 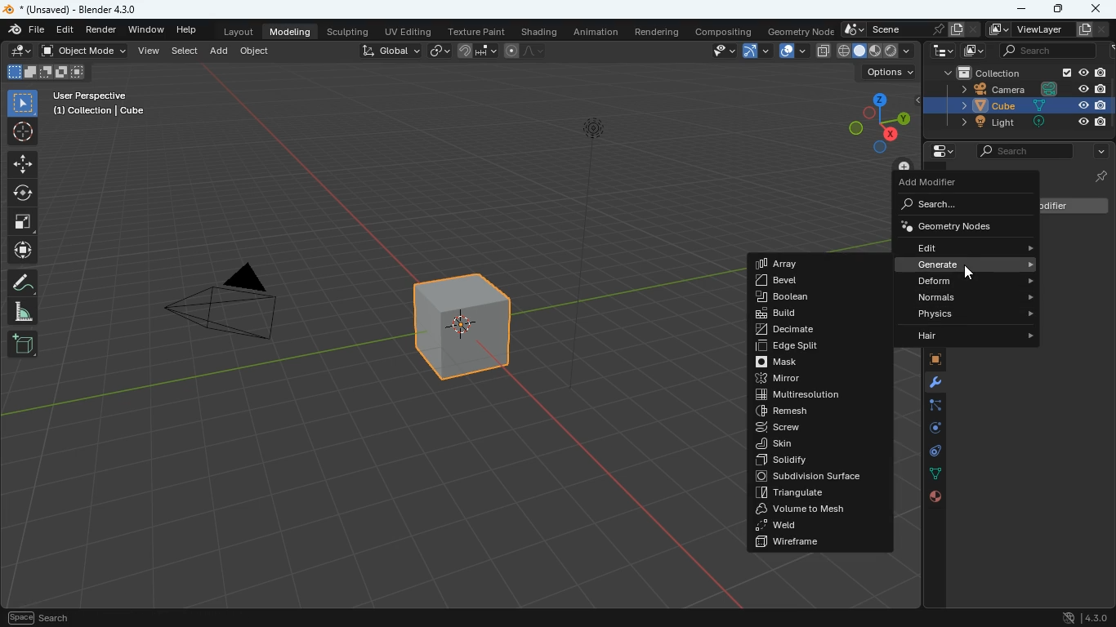 I want to click on edge split, so click(x=815, y=348).